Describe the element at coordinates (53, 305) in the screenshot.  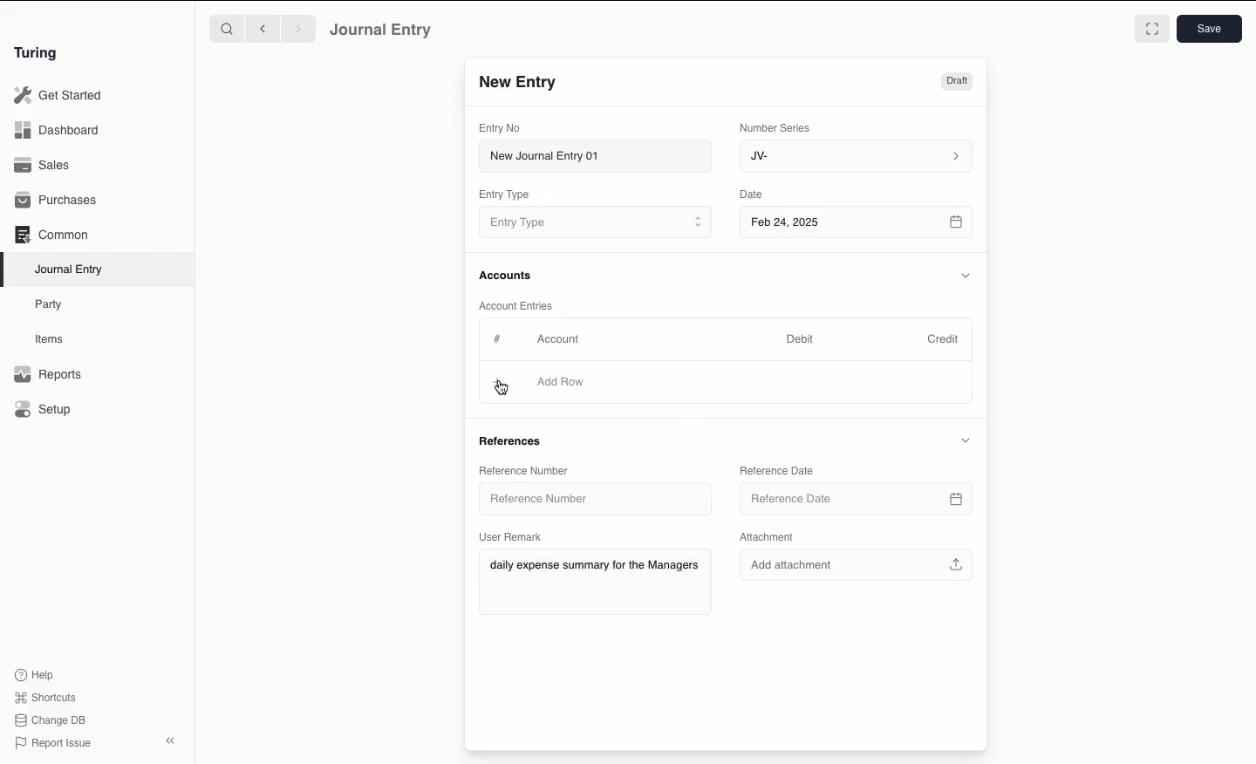
I see `Party` at that location.